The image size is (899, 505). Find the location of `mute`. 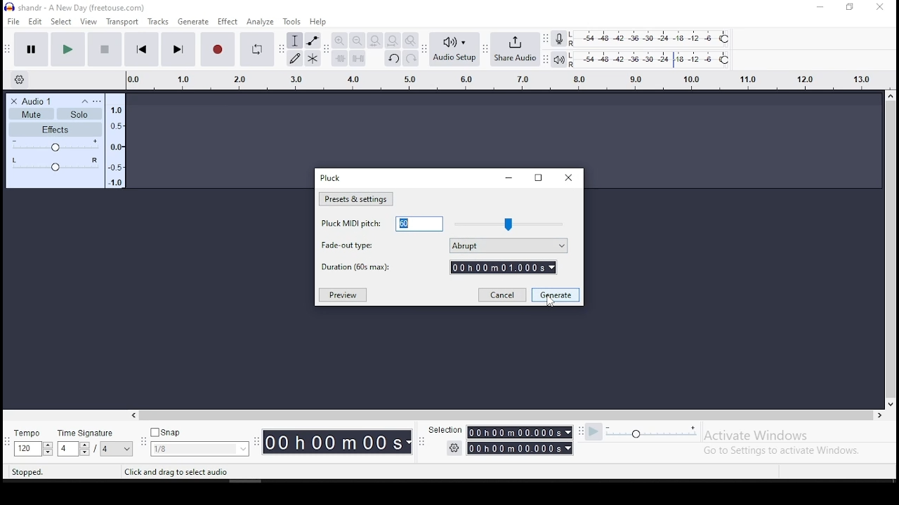

mute is located at coordinates (31, 115).